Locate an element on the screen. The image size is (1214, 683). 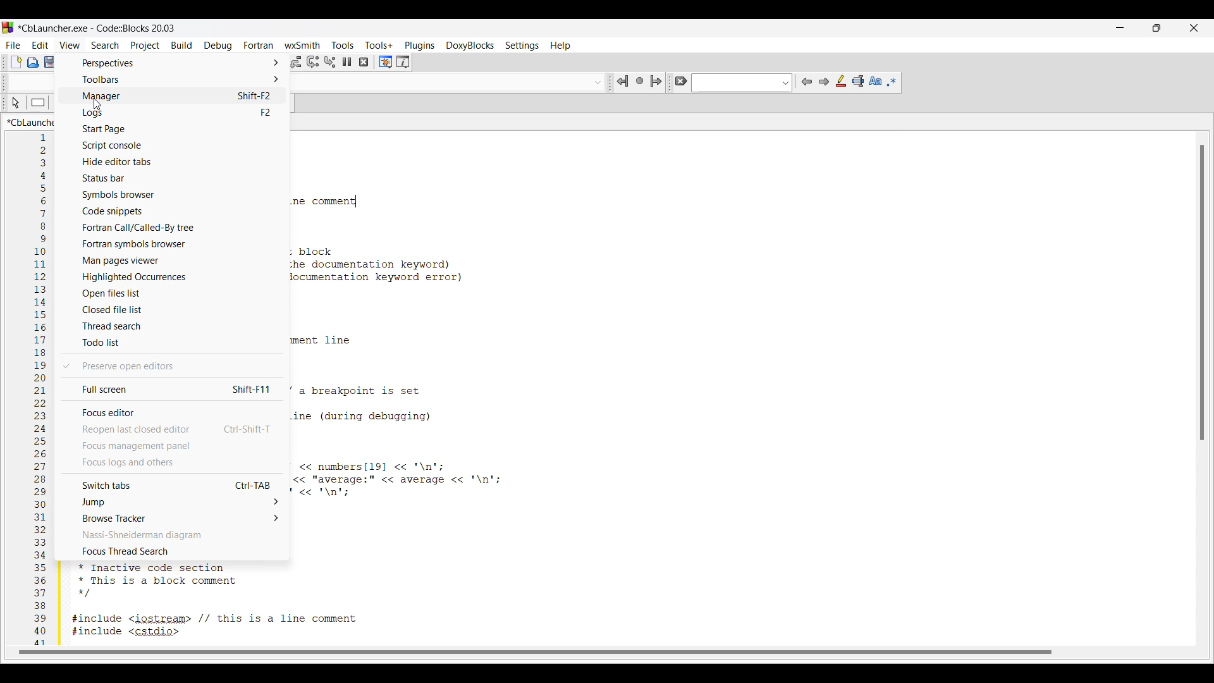
Fortran symbols browser is located at coordinates (174, 245).